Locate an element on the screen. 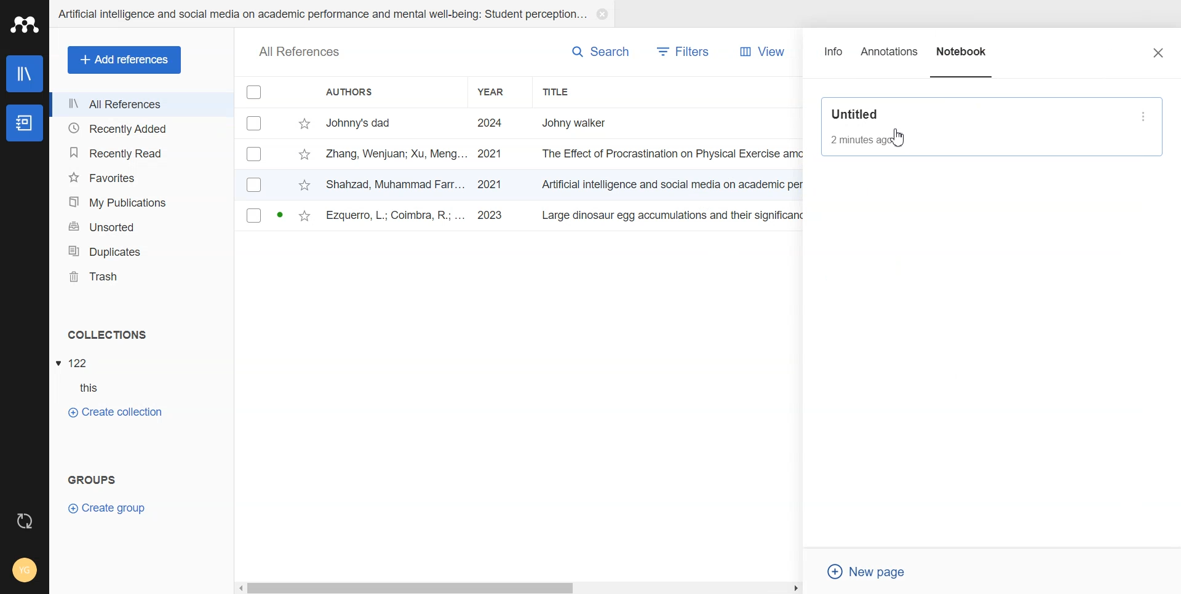  zang, wenjuan; xu, meng... is located at coordinates (397, 153).